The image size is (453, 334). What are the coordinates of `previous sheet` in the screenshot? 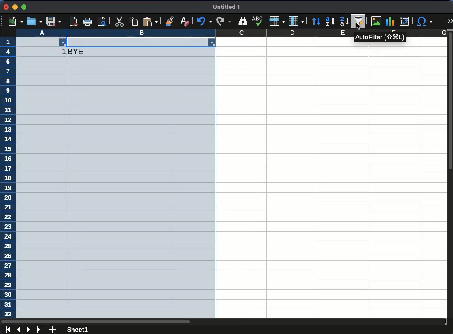 It's located at (19, 329).